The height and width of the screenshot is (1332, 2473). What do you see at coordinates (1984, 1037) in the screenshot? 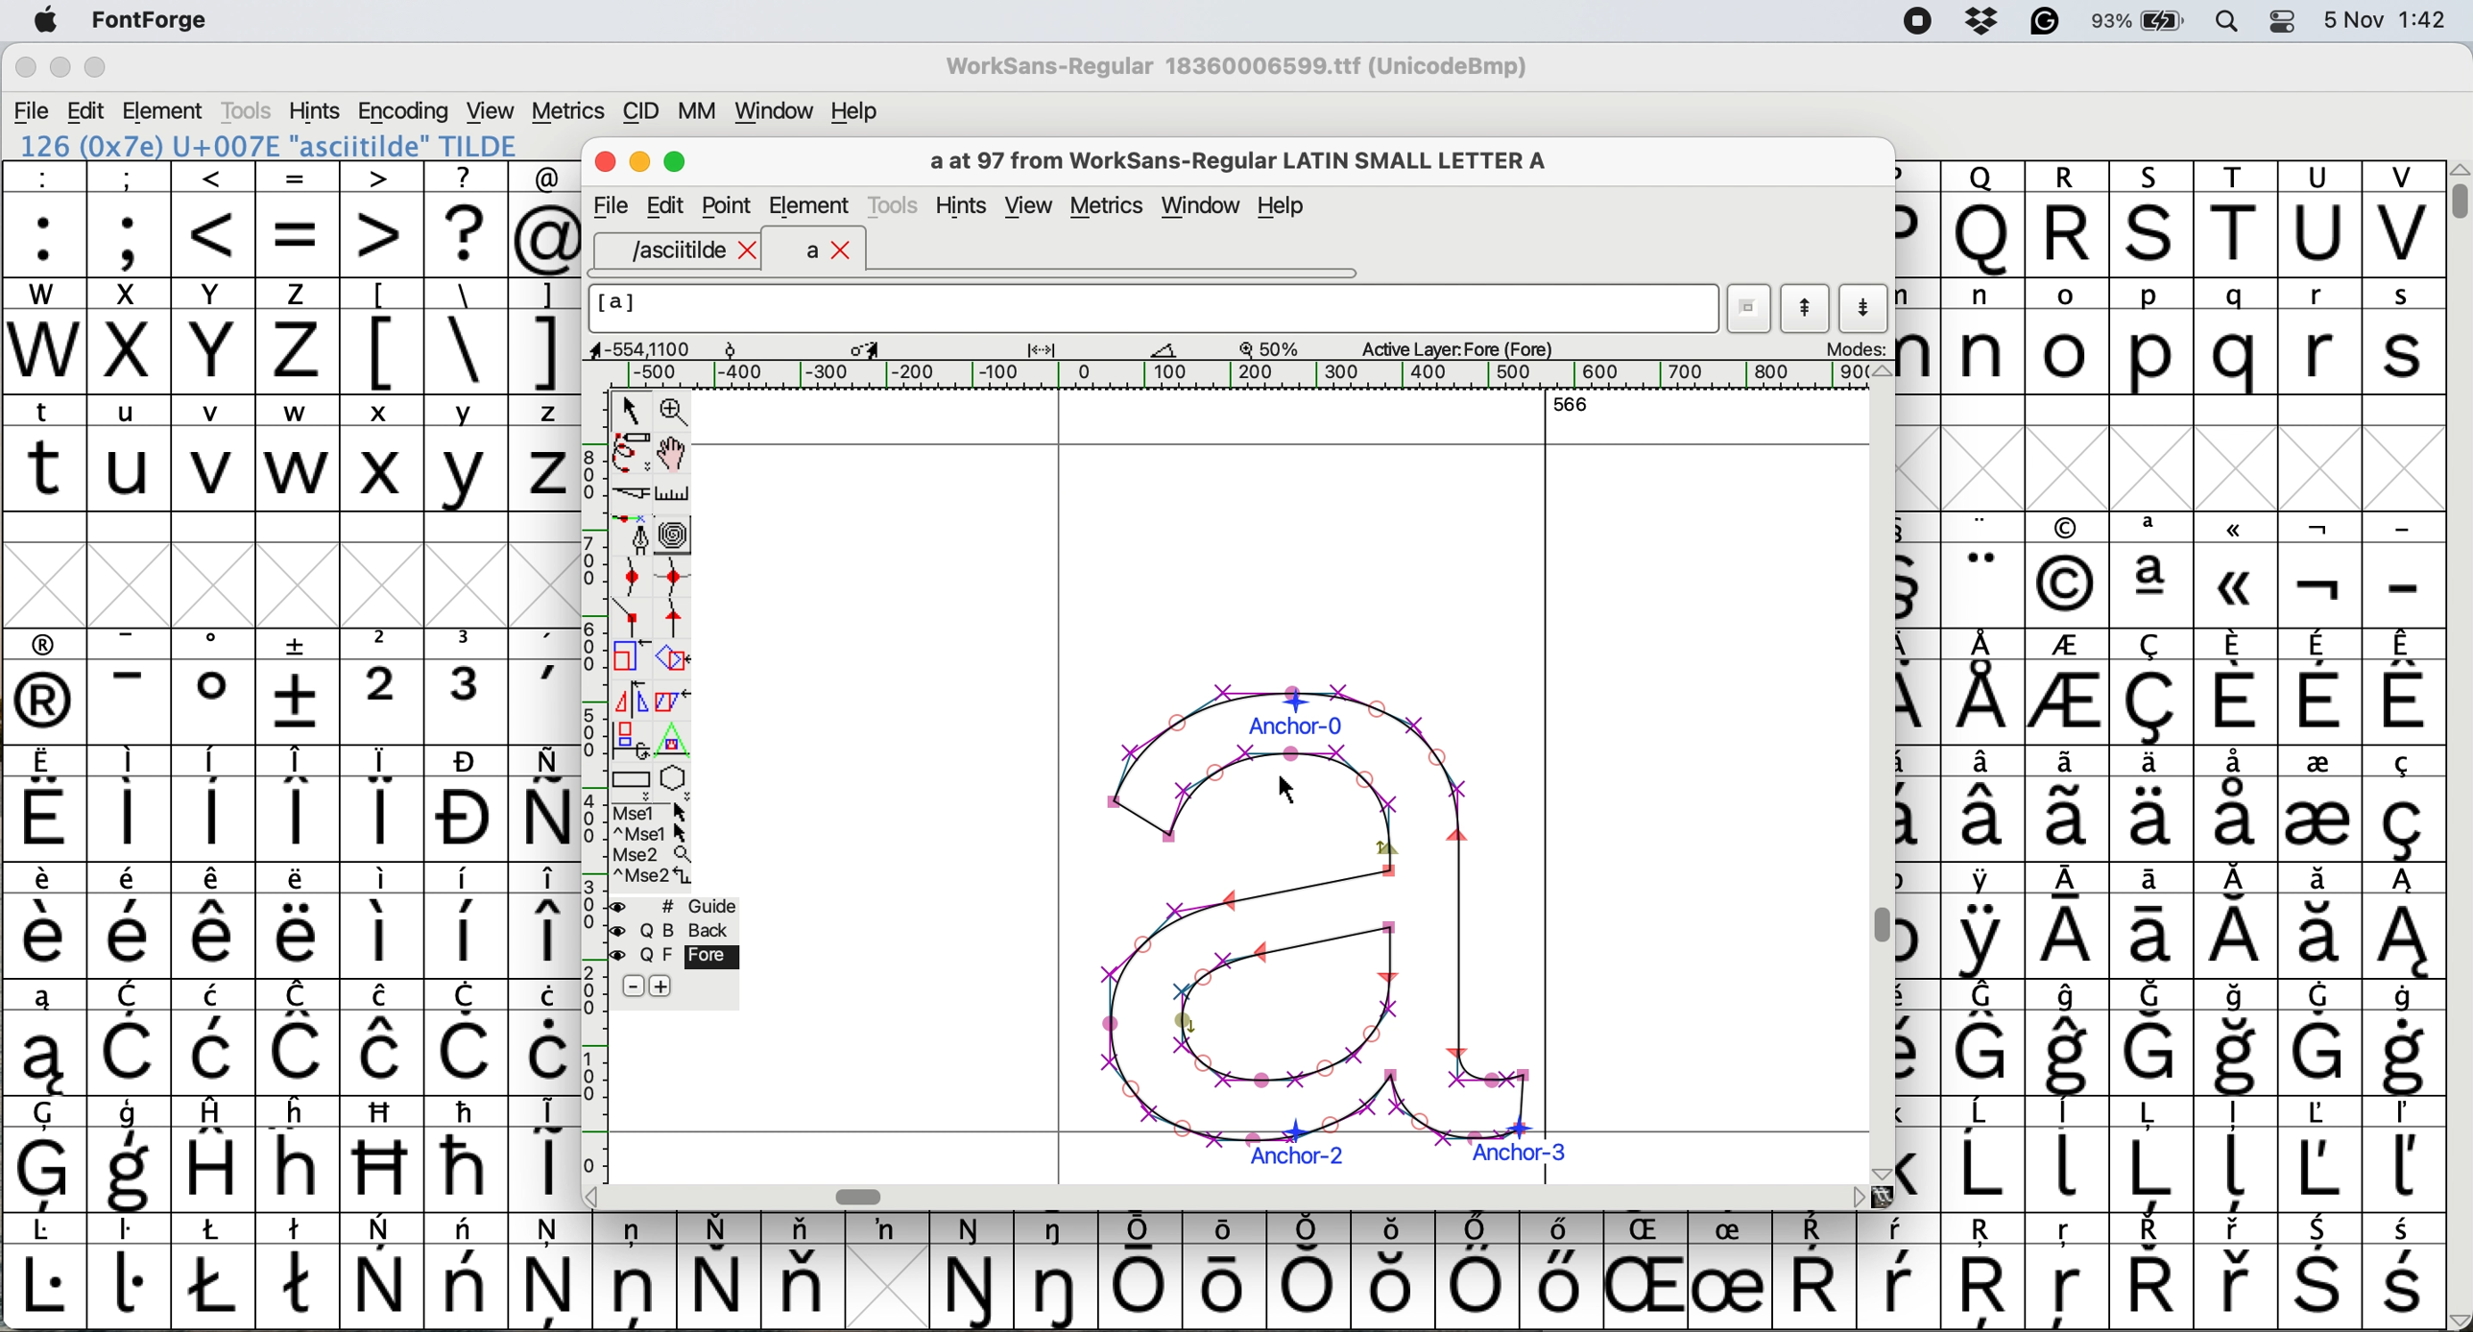
I see `symbol` at bounding box center [1984, 1037].